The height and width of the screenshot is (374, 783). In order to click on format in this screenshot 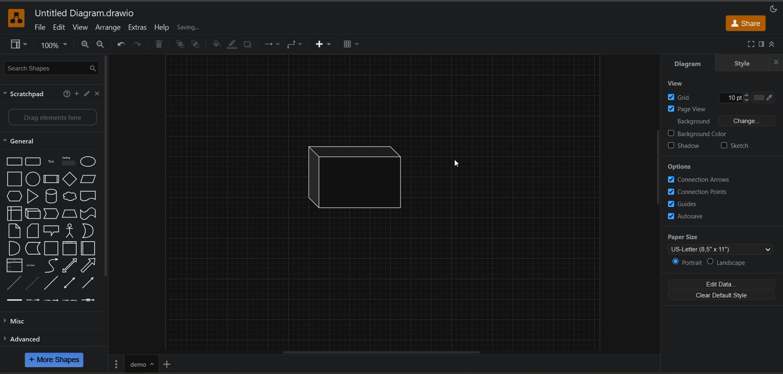, I will do `click(761, 44)`.